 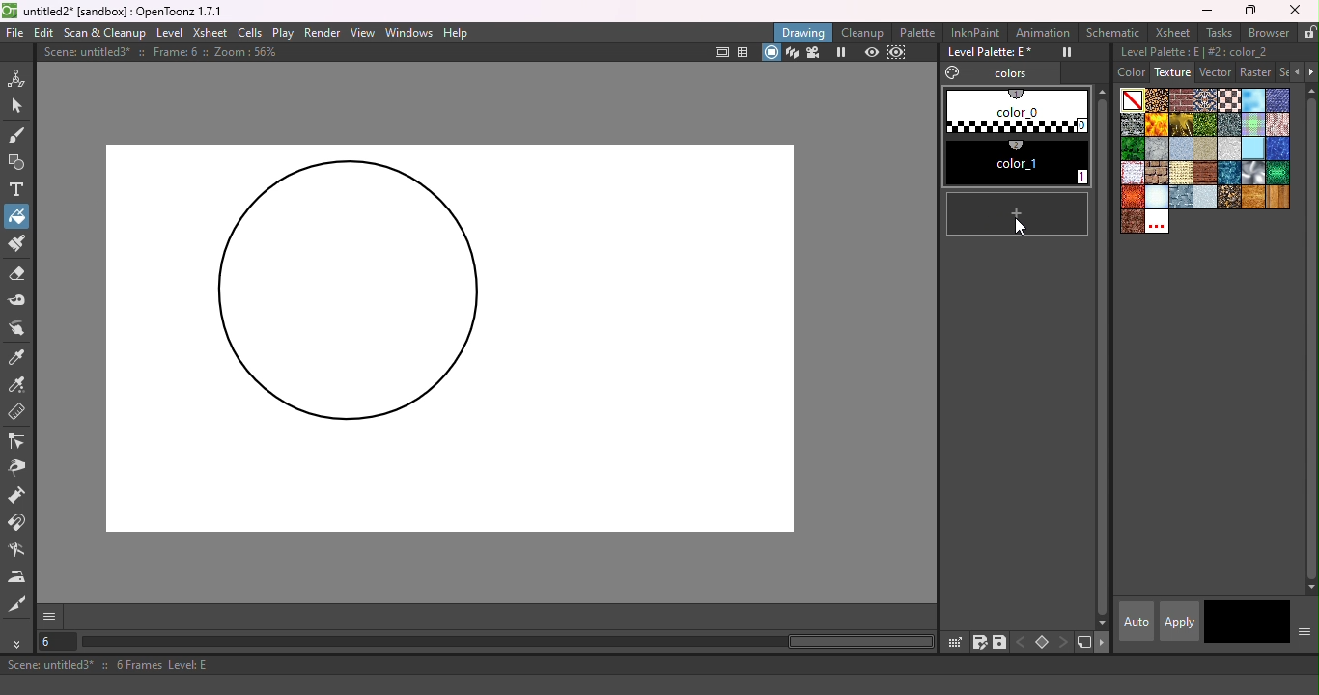 What do you see at coordinates (1132, 125) in the screenshot?
I see `Drystonewall.bmp` at bounding box center [1132, 125].